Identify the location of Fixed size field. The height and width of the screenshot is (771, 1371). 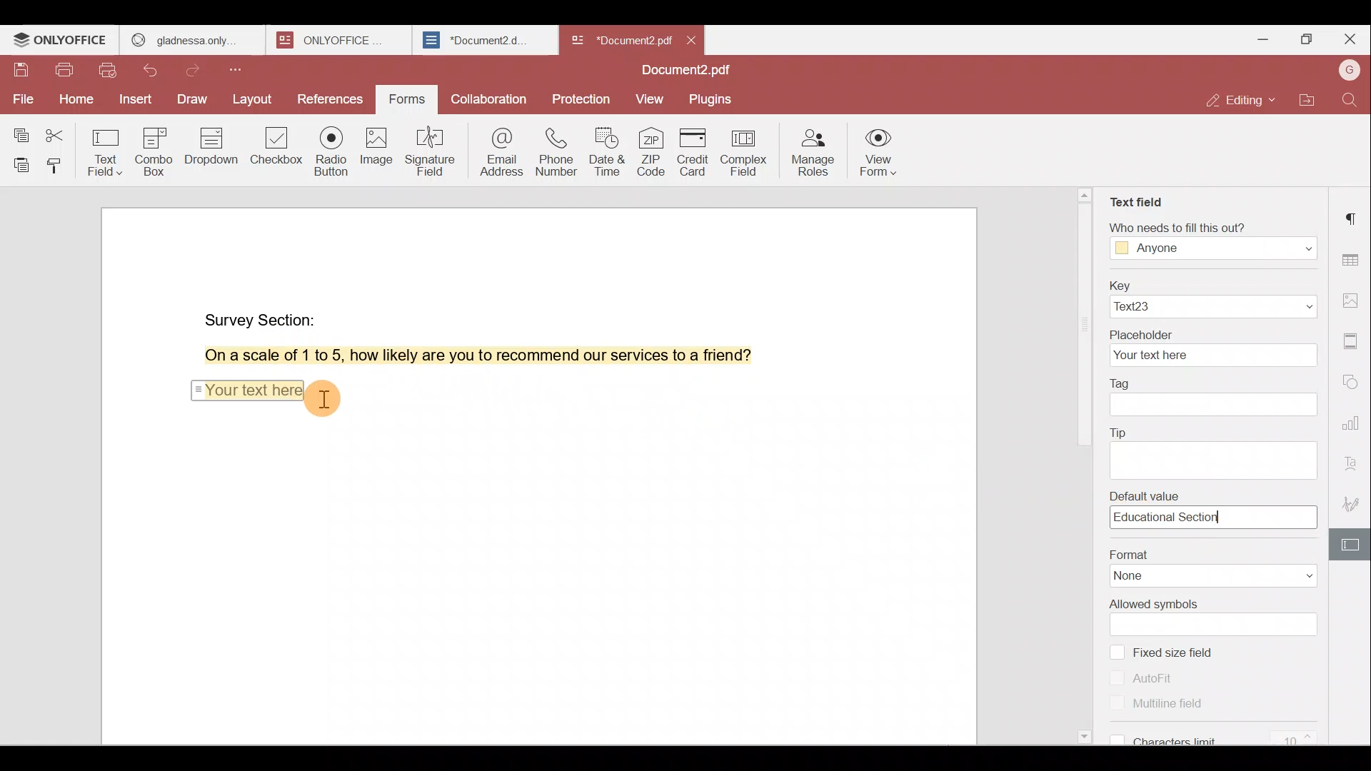
(1187, 655).